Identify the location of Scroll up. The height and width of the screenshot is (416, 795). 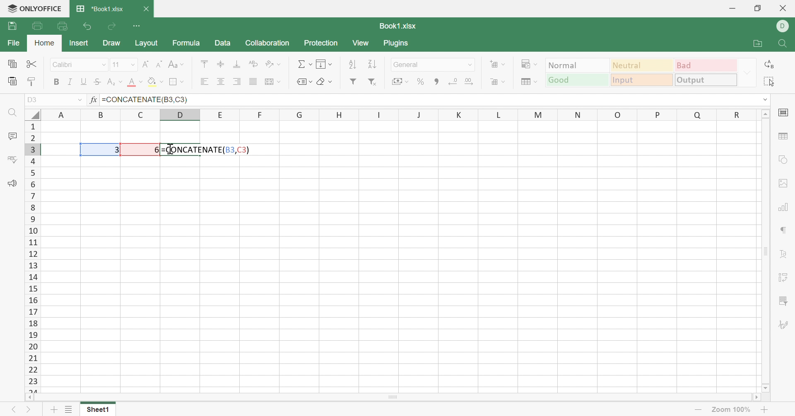
(768, 113).